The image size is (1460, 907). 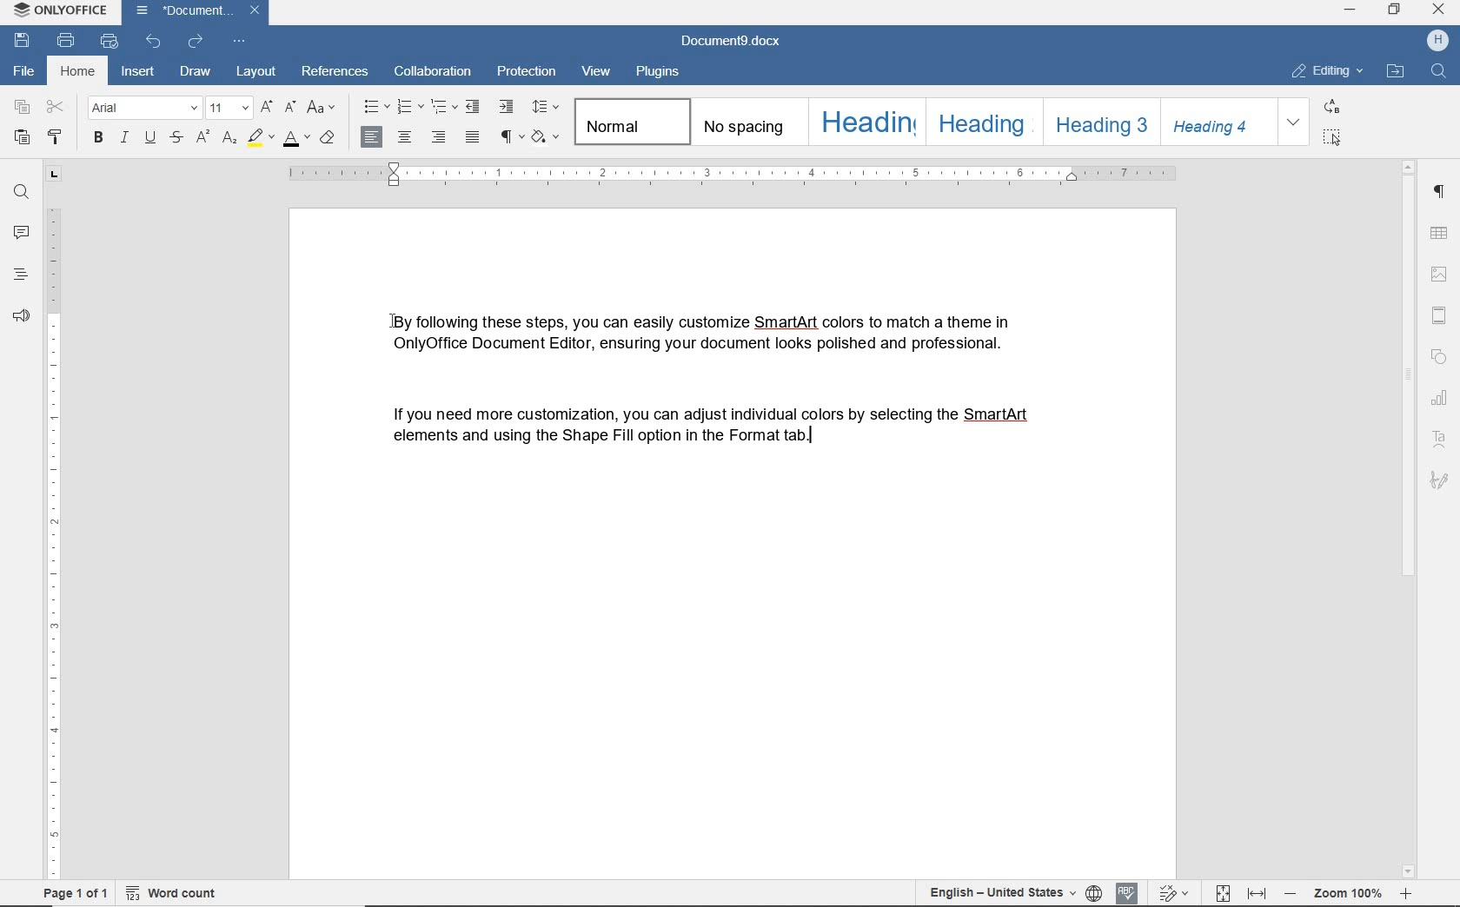 What do you see at coordinates (230, 106) in the screenshot?
I see `font size` at bounding box center [230, 106].